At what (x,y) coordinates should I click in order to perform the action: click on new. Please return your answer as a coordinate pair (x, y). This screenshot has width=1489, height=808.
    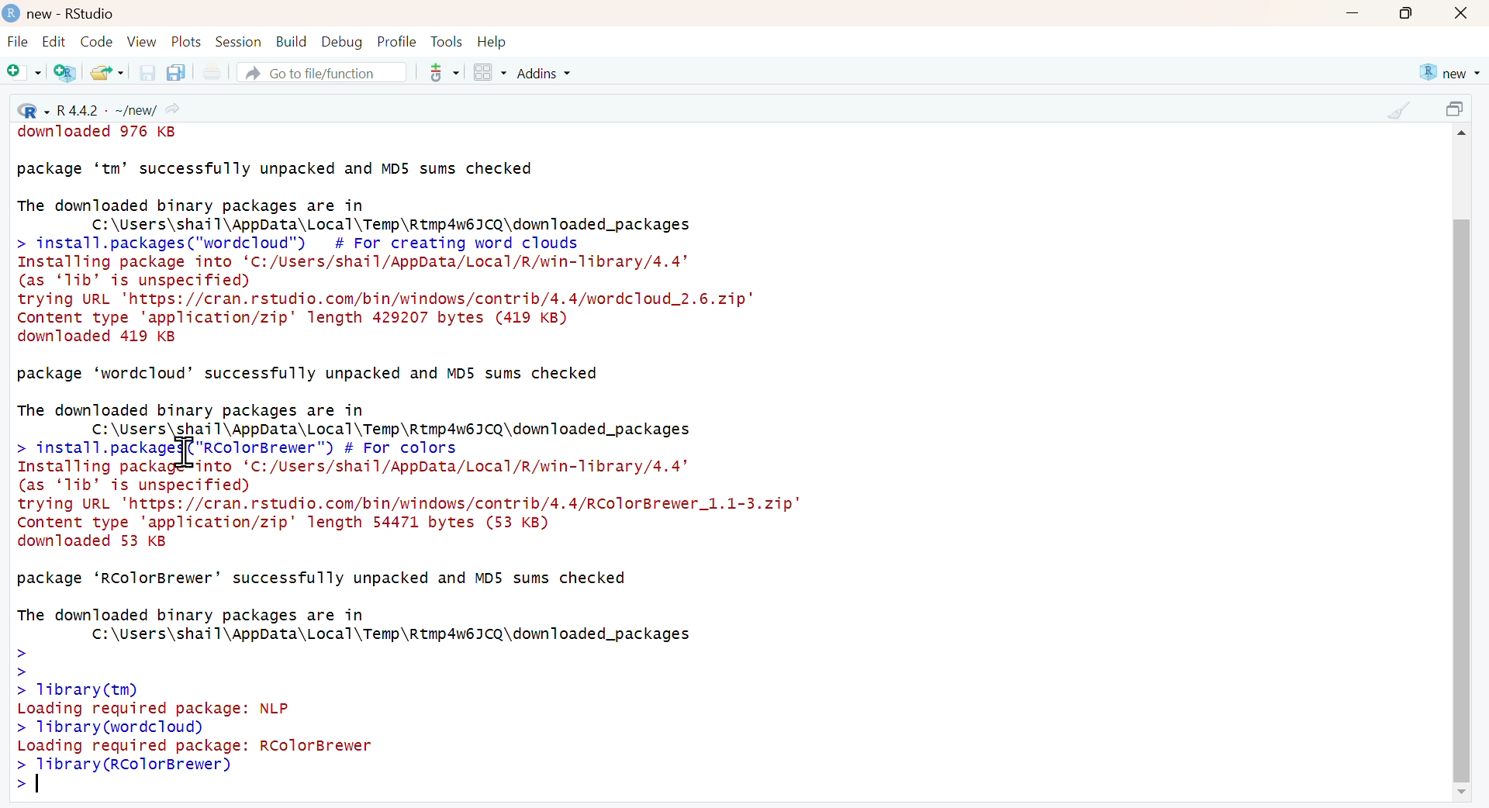
    Looking at the image, I should click on (1448, 72).